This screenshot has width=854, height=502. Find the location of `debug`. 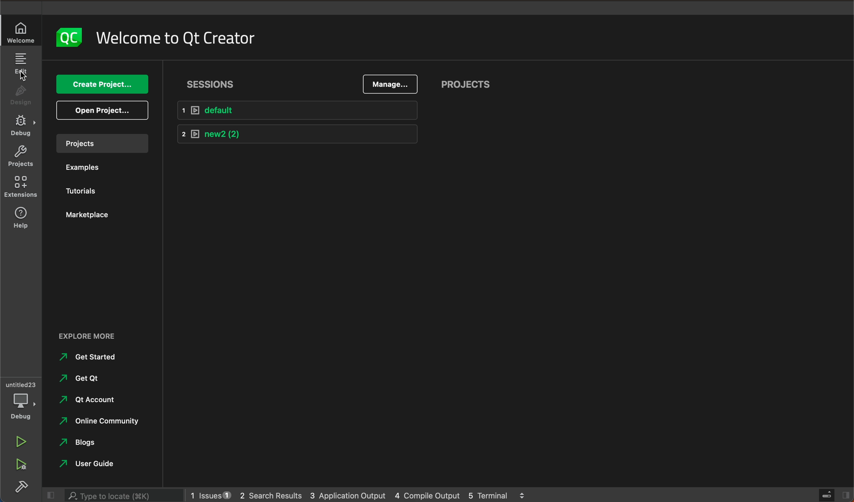

debug is located at coordinates (21, 127).